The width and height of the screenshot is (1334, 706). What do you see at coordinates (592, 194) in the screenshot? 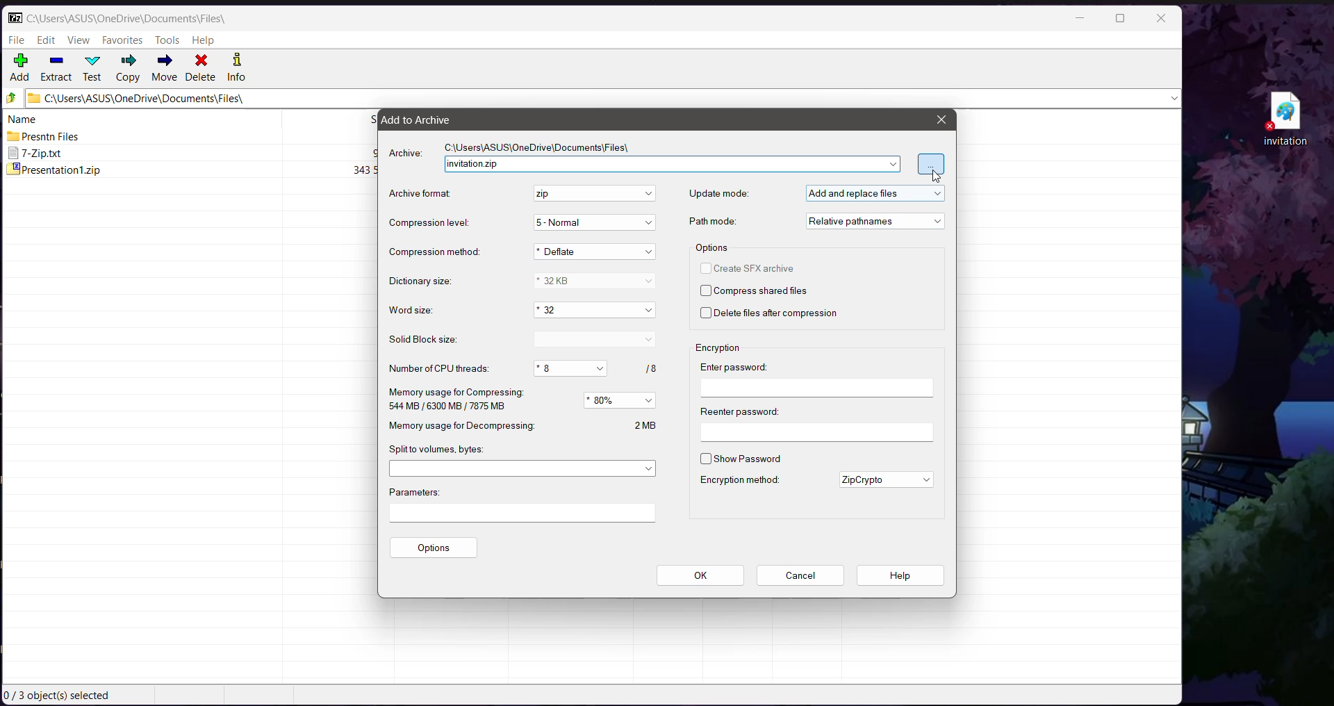
I see `Set the archive format` at bounding box center [592, 194].